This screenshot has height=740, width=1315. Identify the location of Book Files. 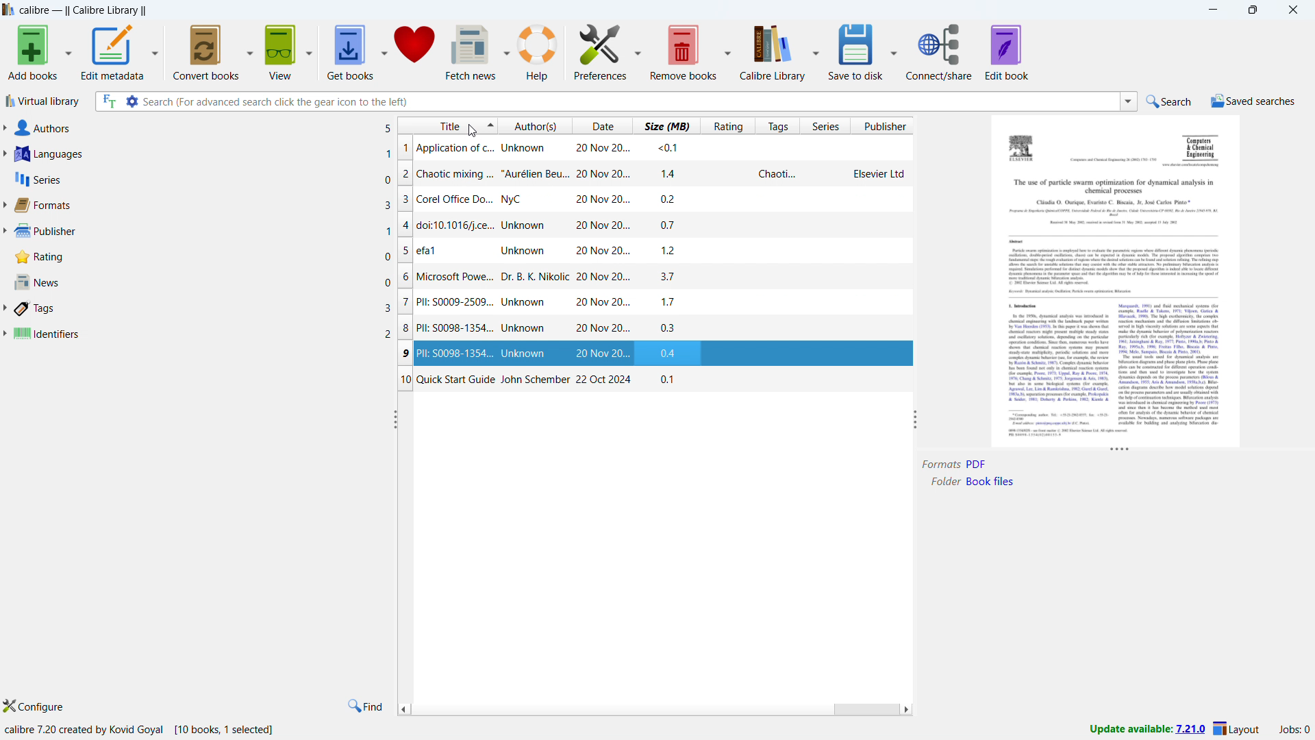
(993, 482).